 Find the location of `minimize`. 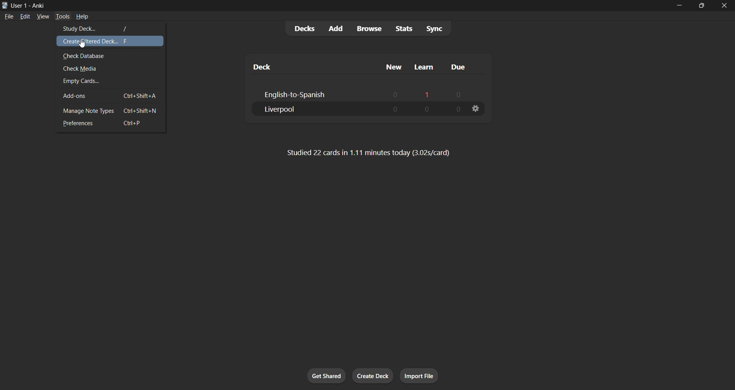

minimize is located at coordinates (675, 6).